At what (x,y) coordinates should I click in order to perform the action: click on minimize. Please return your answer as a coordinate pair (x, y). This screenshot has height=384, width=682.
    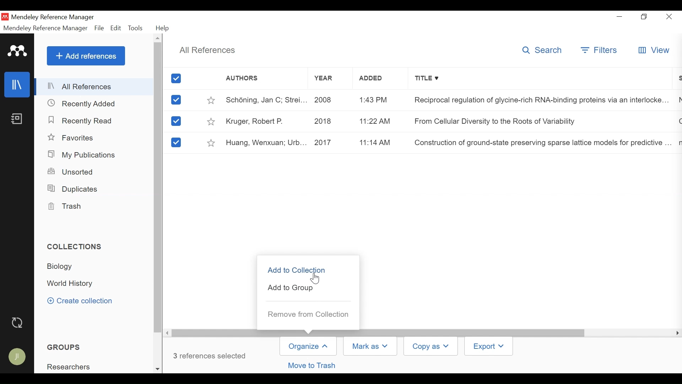
    Looking at the image, I should click on (619, 16).